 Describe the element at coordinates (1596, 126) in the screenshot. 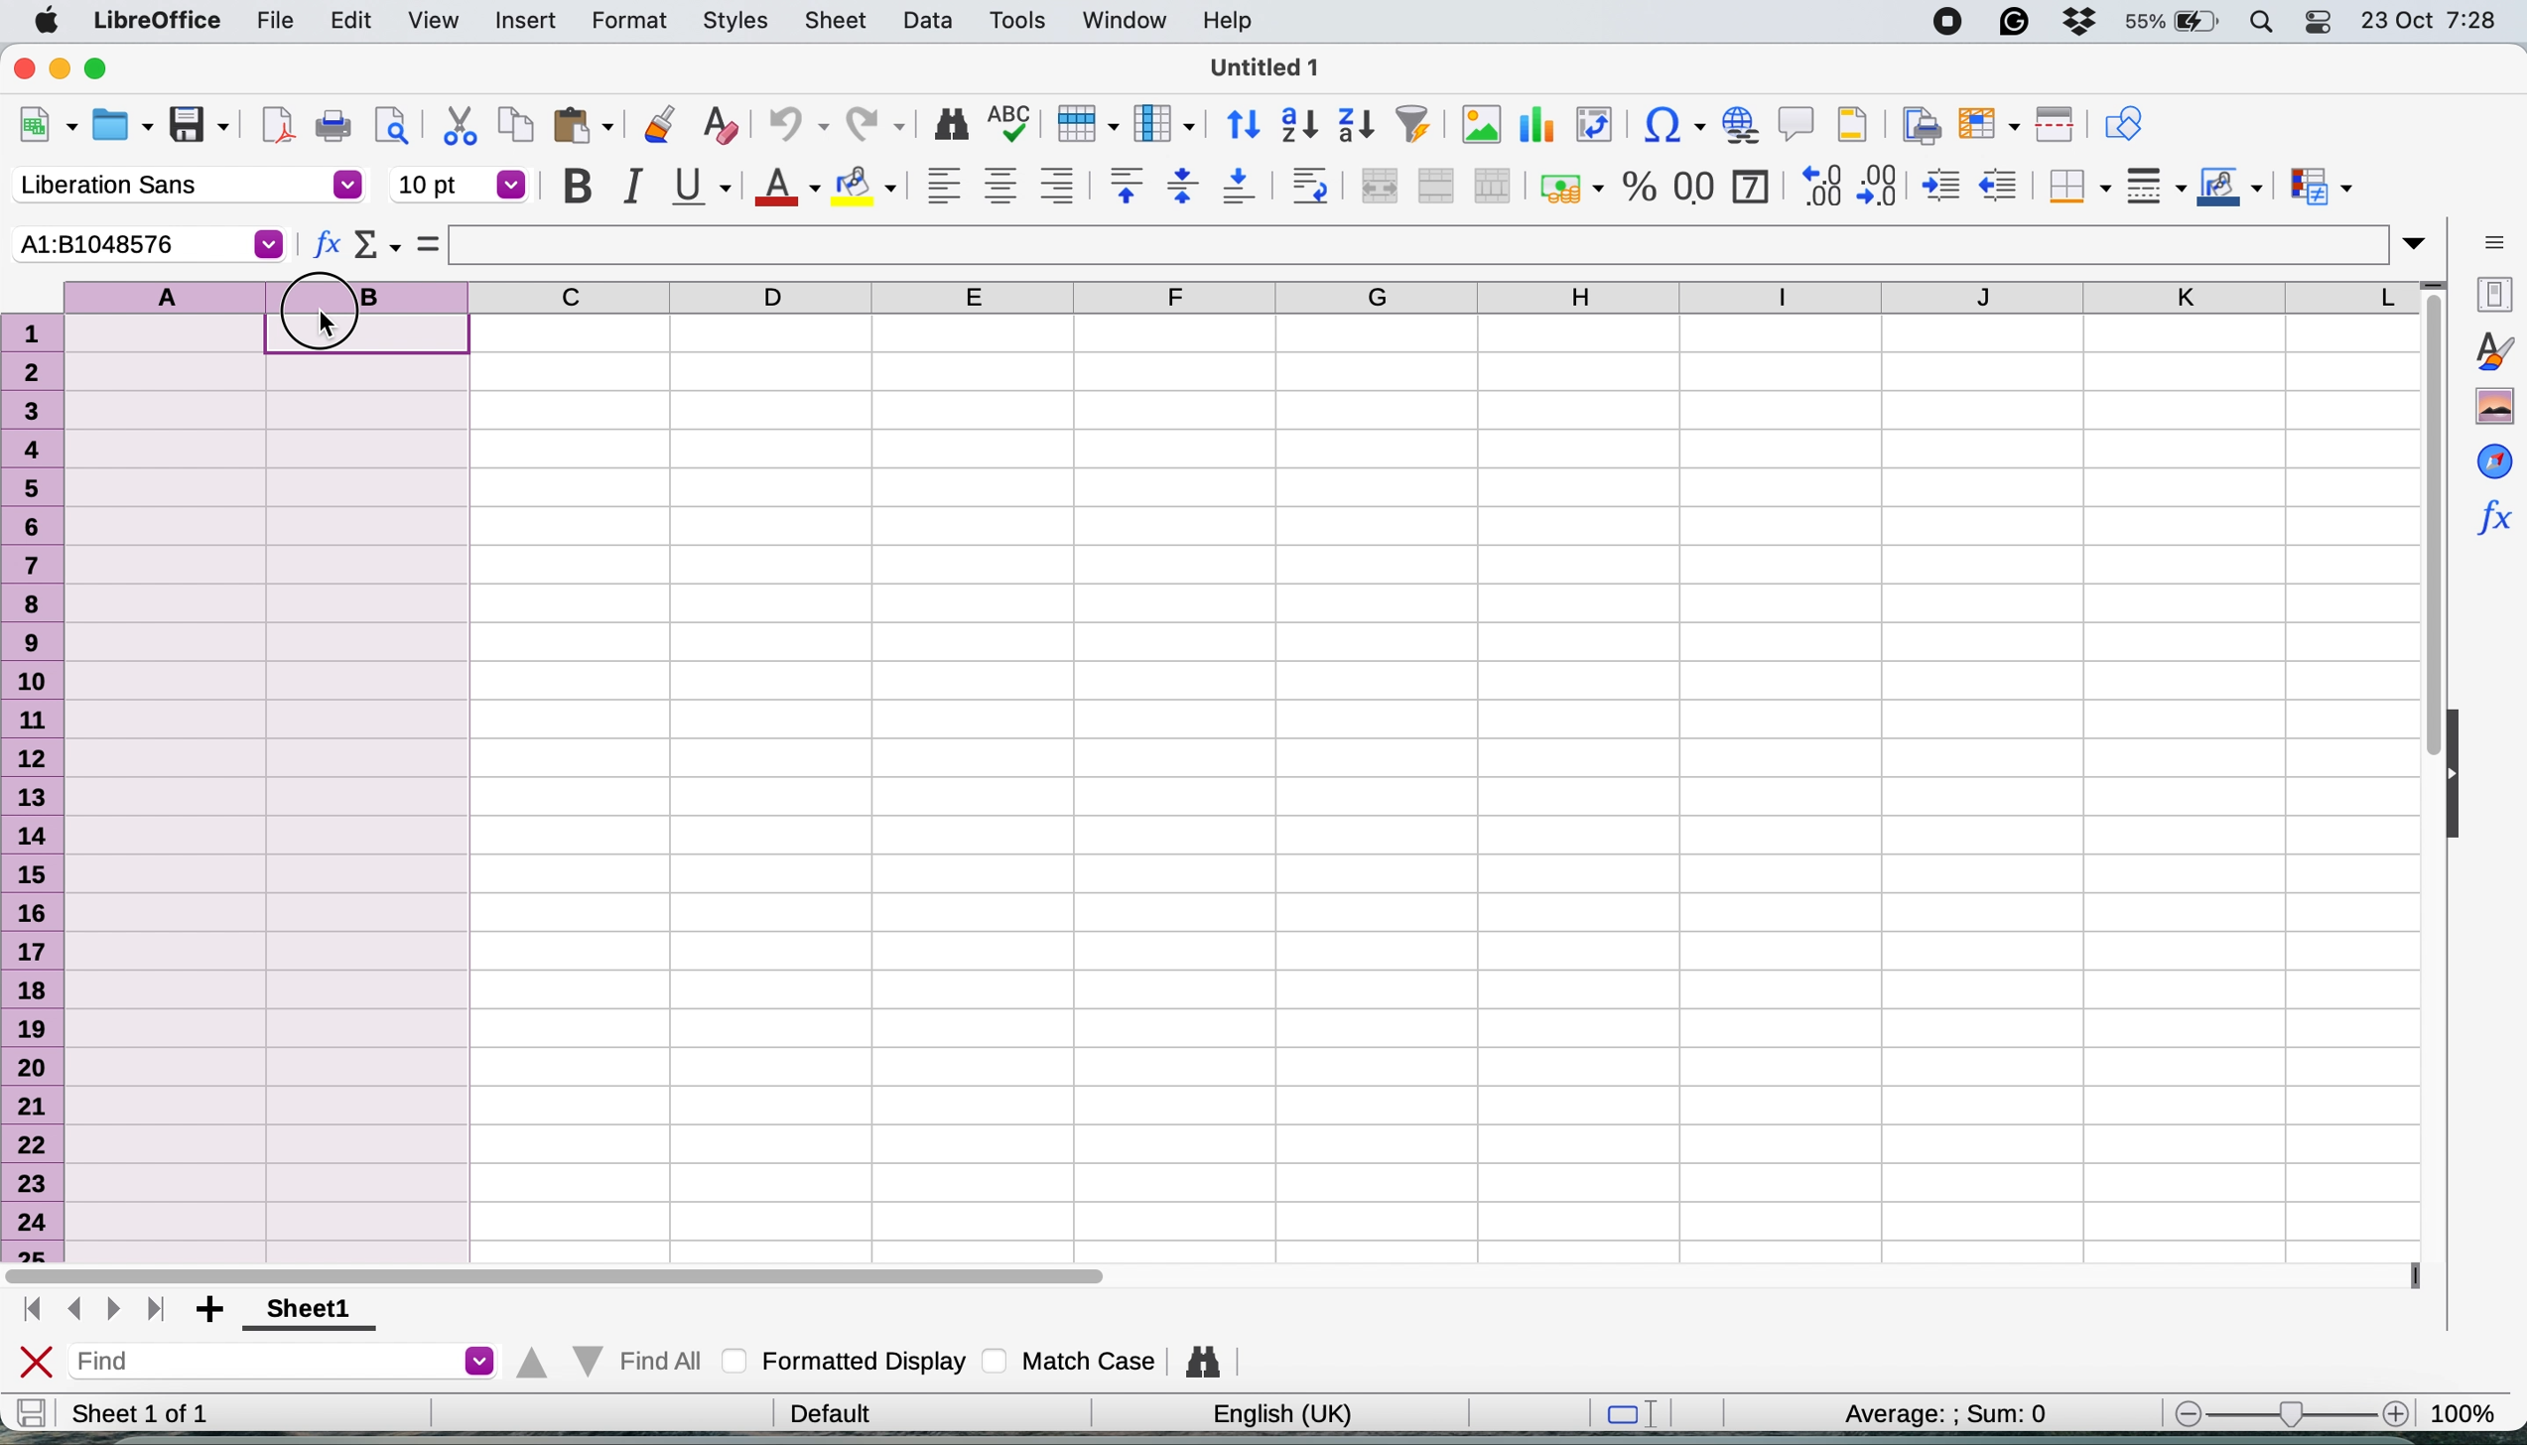

I see `insert or edit pivot table` at that location.